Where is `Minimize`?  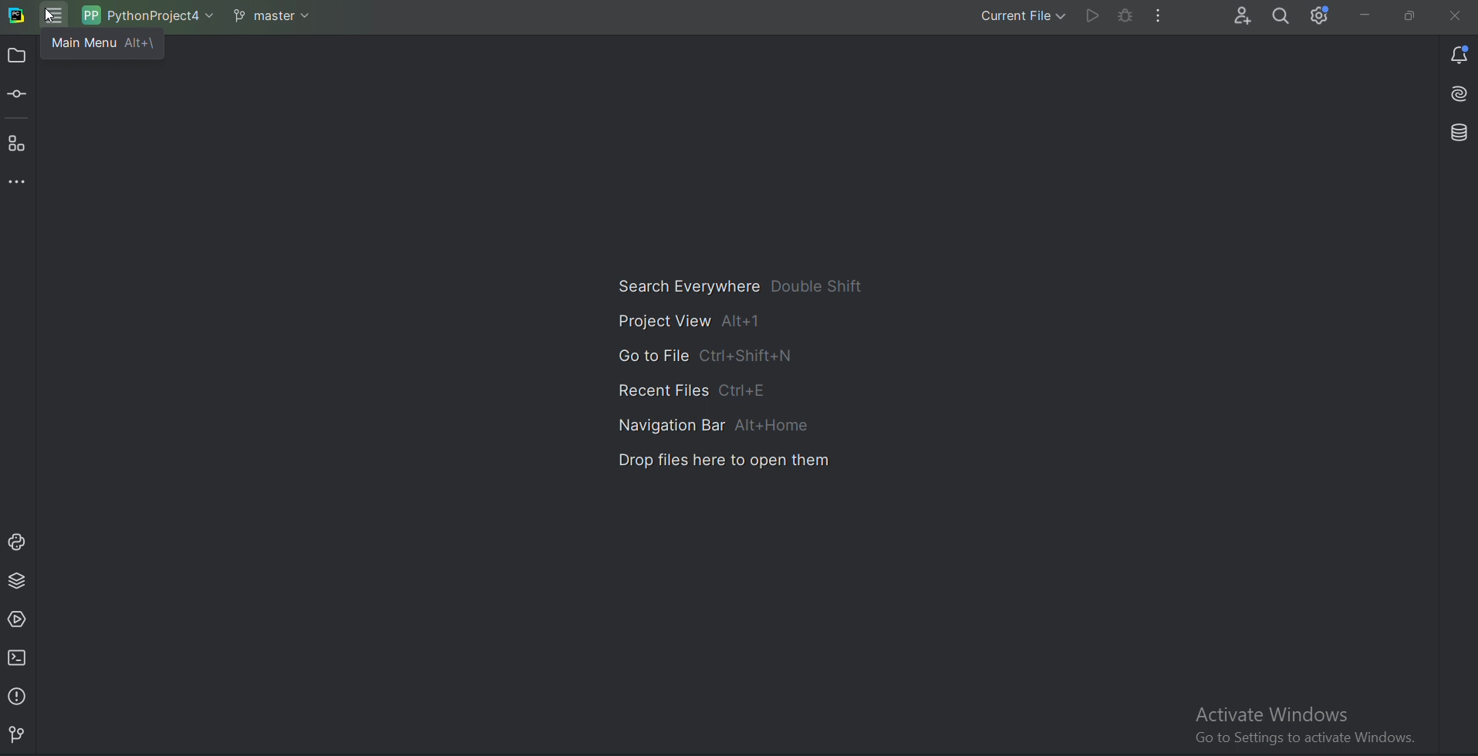
Minimize is located at coordinates (1366, 15).